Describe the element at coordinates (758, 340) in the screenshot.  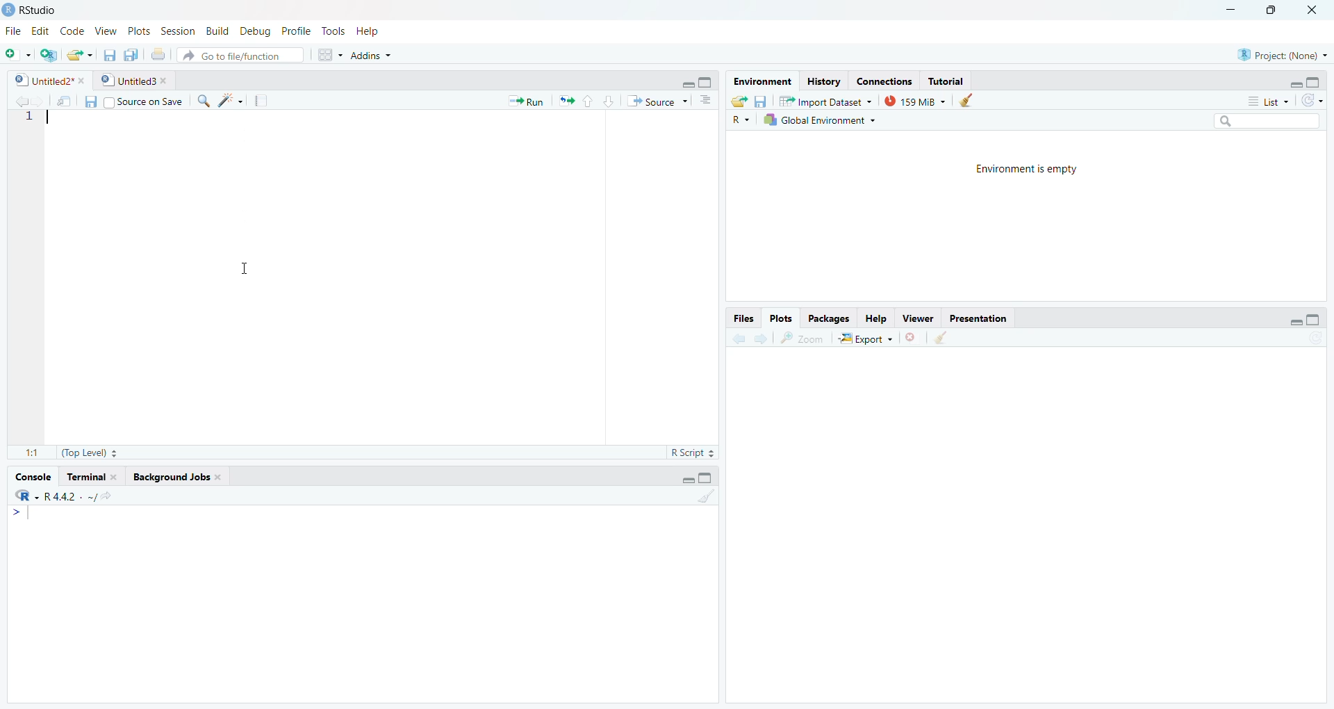
I see `Next` at that location.